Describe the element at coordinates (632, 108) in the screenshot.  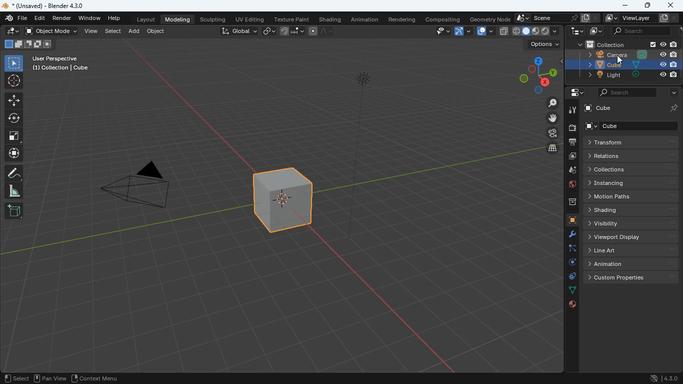
I see `cube` at that location.